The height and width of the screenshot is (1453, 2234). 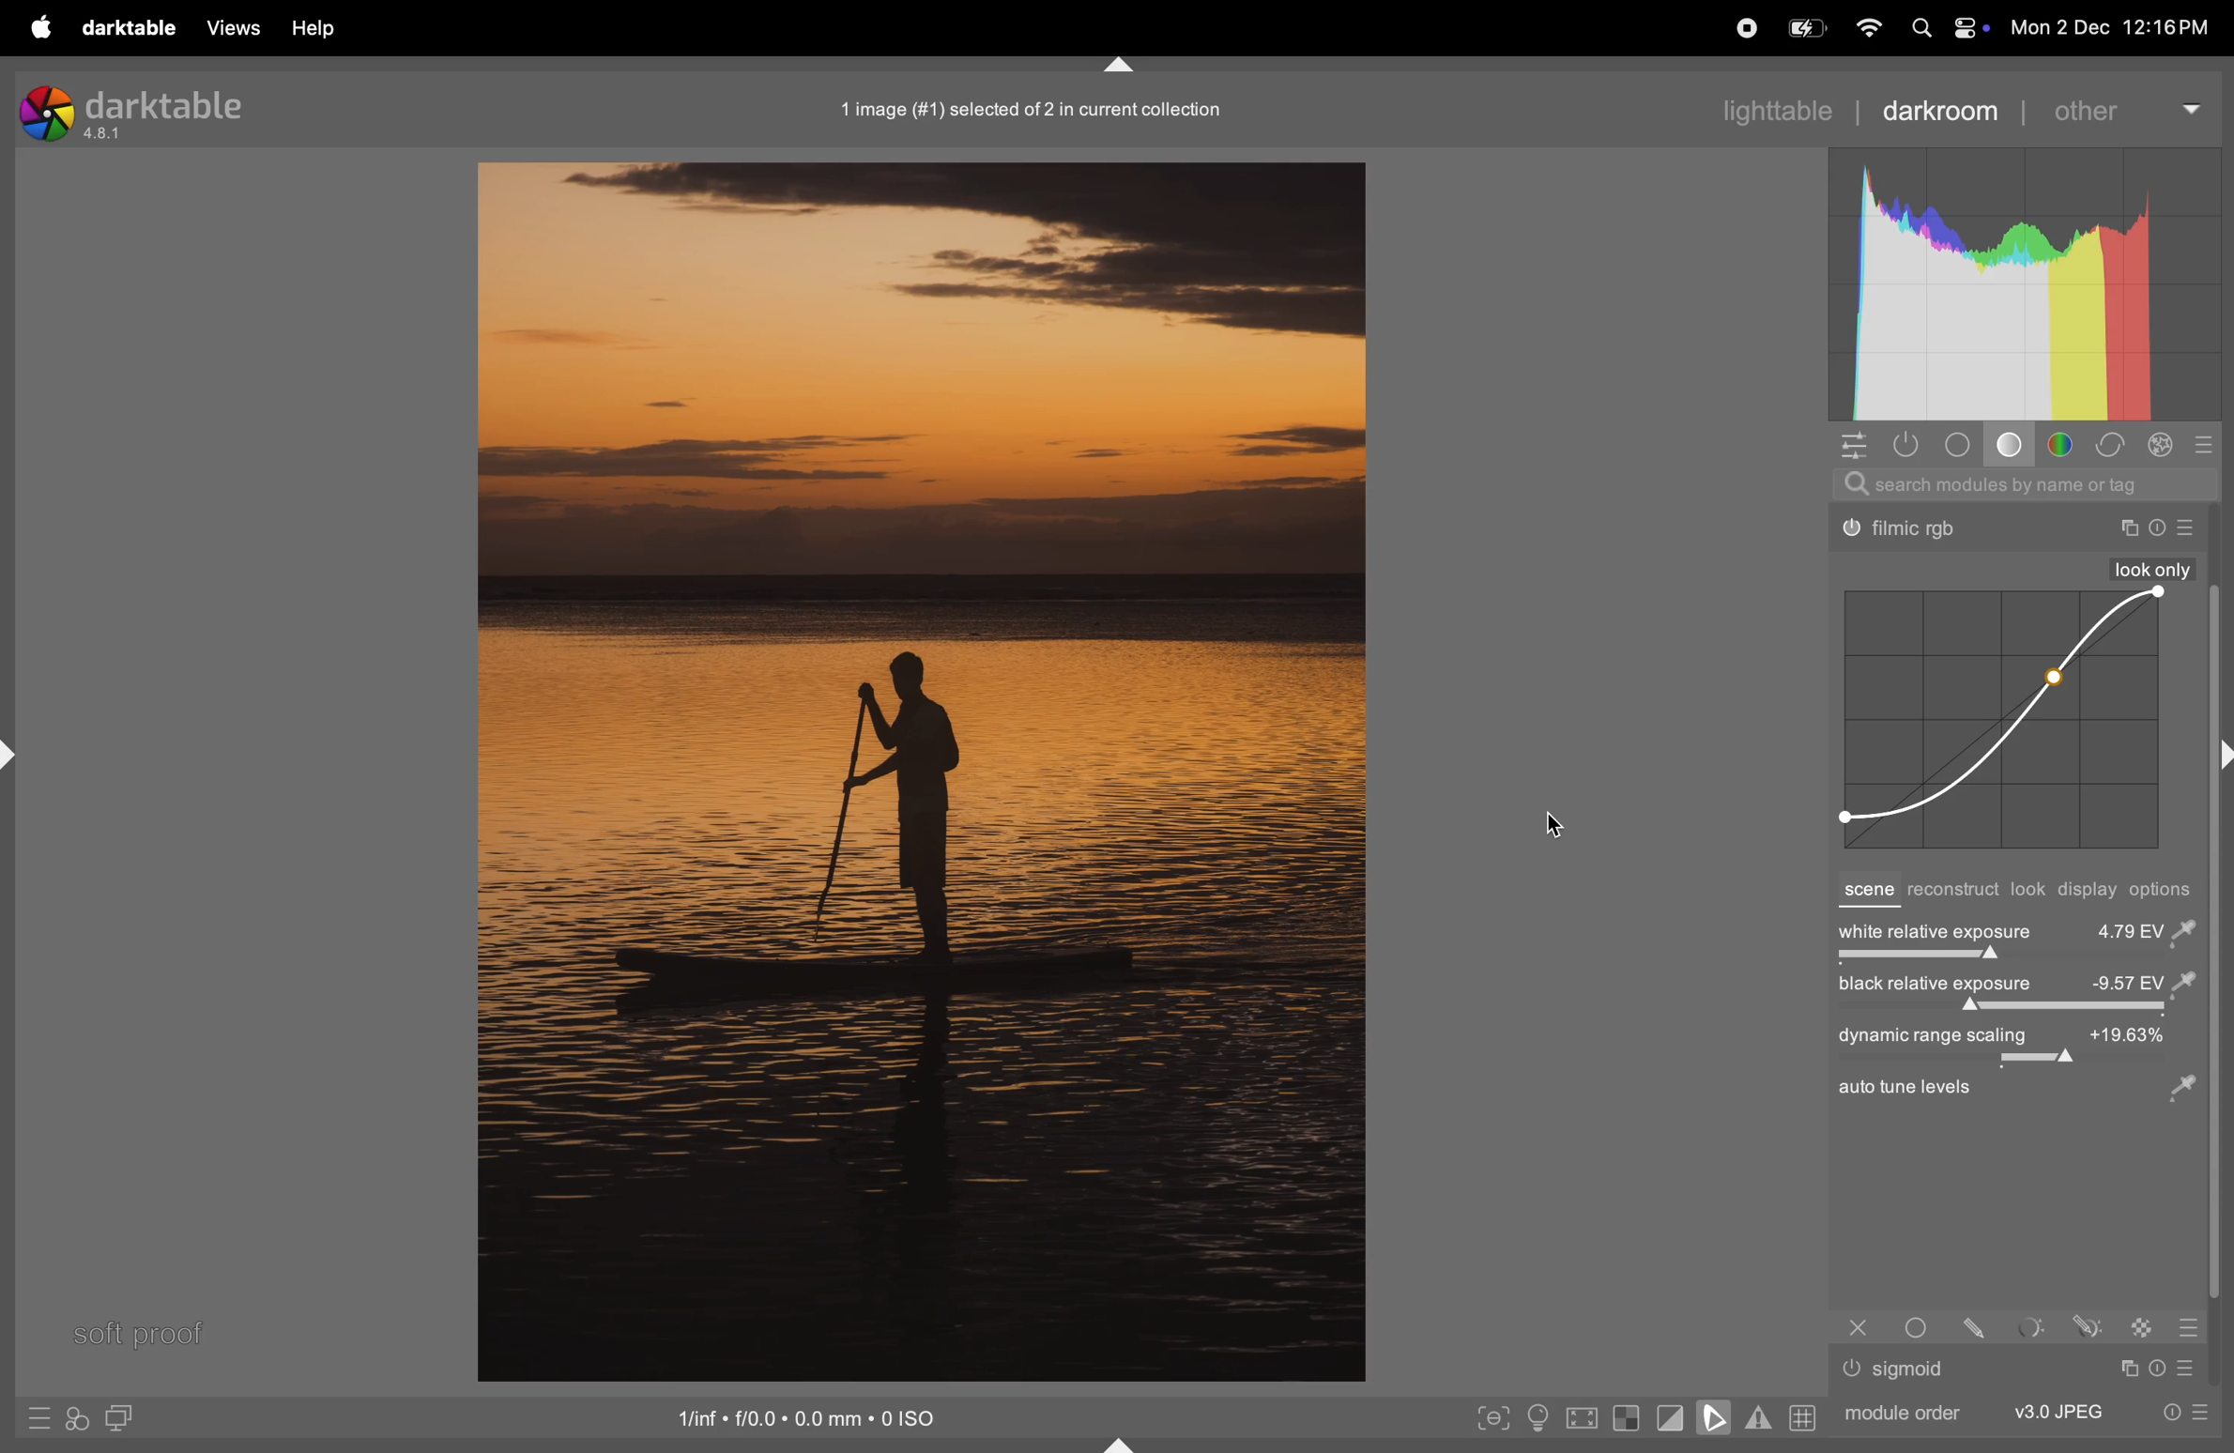 I want to click on , so click(x=1906, y=530).